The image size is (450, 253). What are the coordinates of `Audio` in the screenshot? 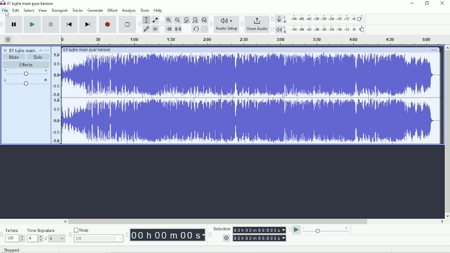 It's located at (246, 99).